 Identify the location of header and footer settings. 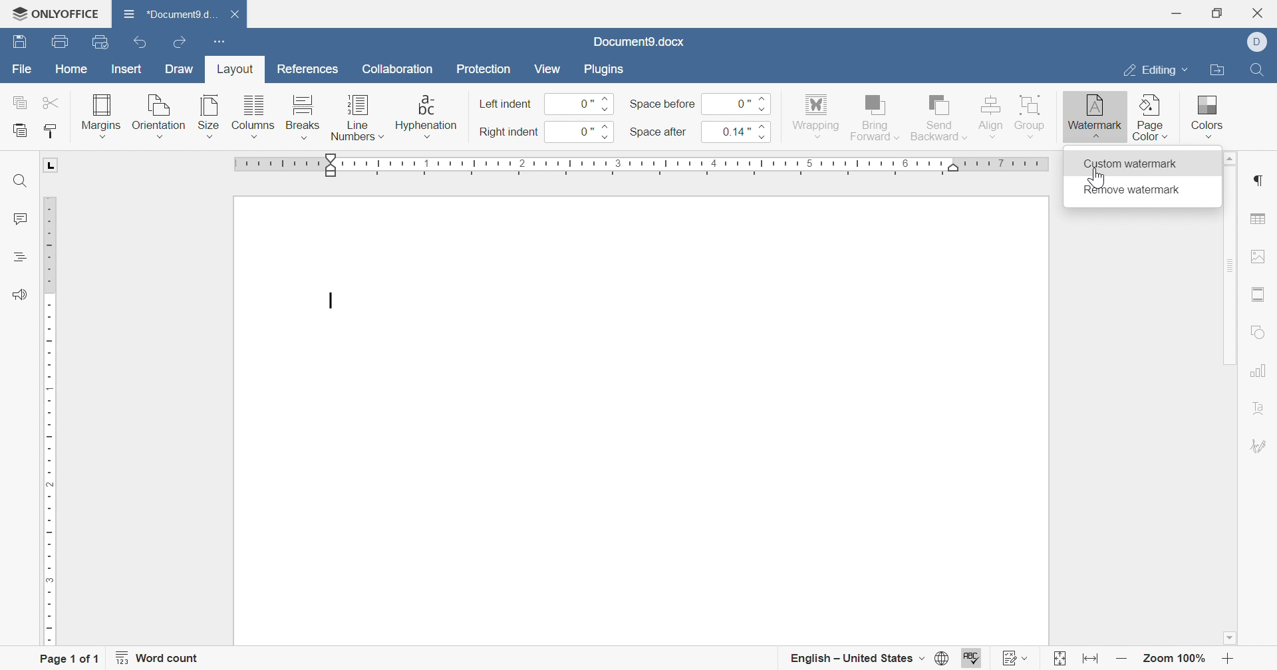
(1256, 294).